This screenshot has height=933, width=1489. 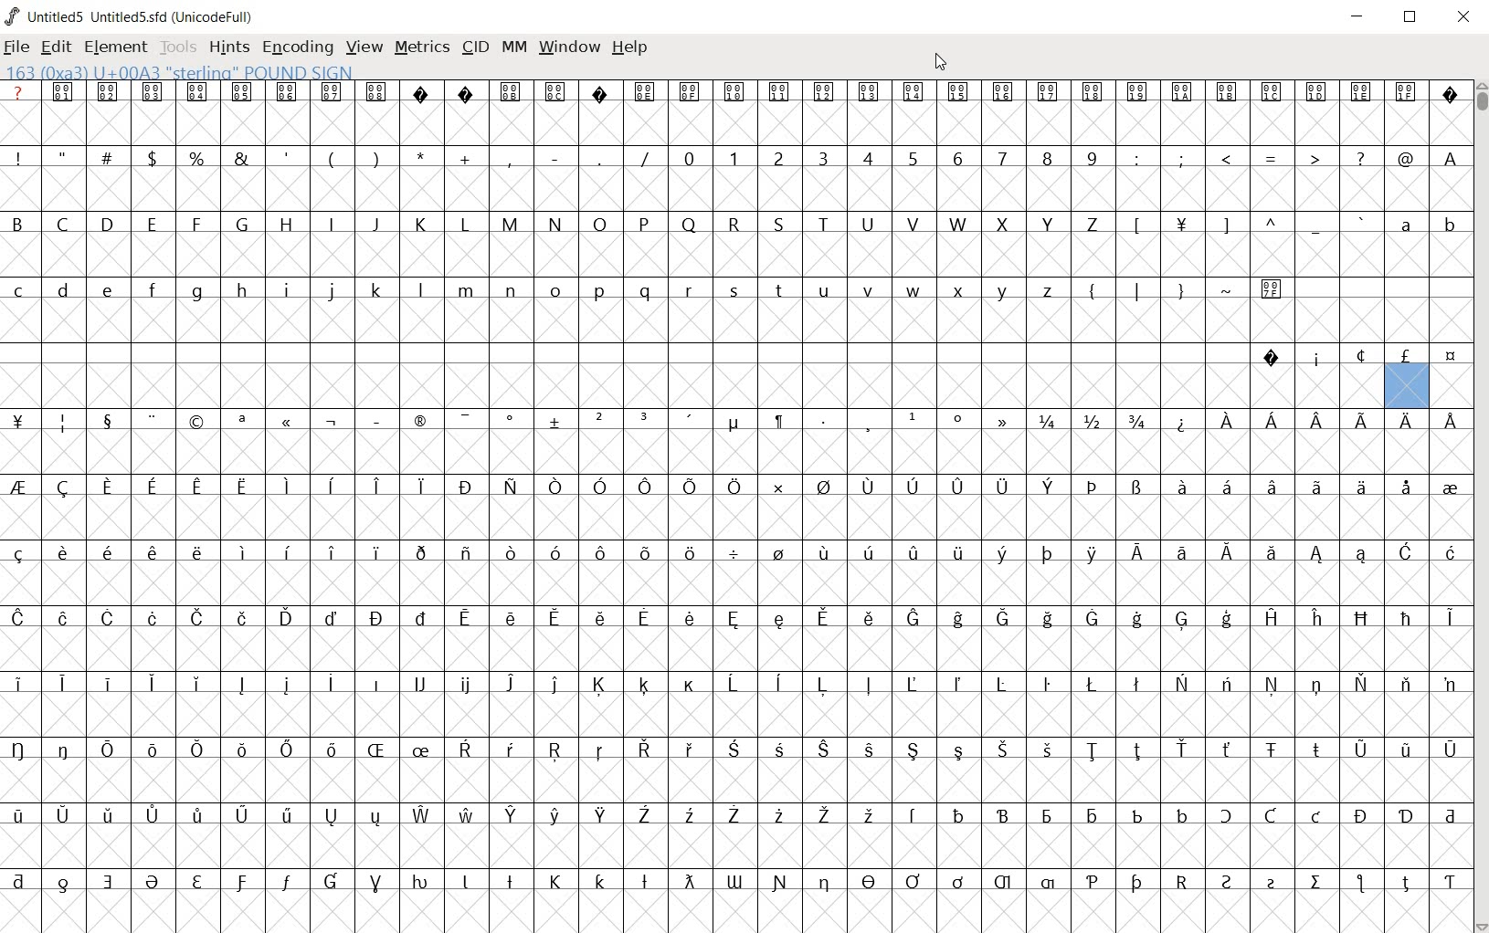 What do you see at coordinates (1047, 421) in the screenshot?
I see `1/4` at bounding box center [1047, 421].